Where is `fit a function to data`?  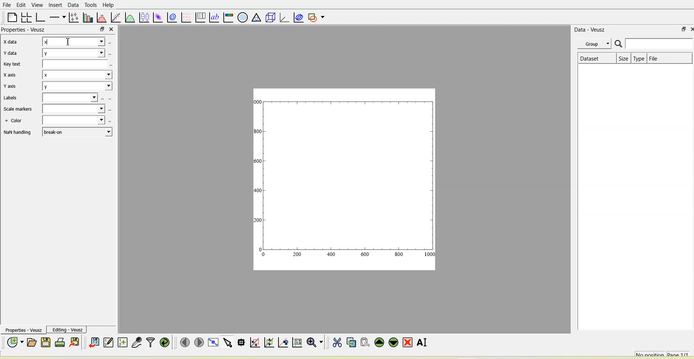 fit a function to data is located at coordinates (115, 17).